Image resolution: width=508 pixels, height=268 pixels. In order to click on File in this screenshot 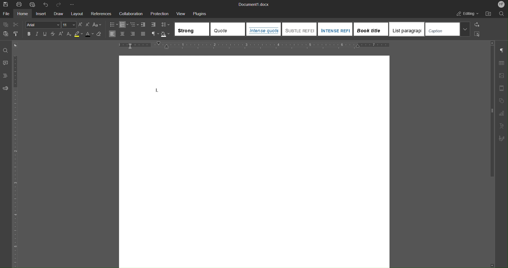, I will do `click(6, 14)`.